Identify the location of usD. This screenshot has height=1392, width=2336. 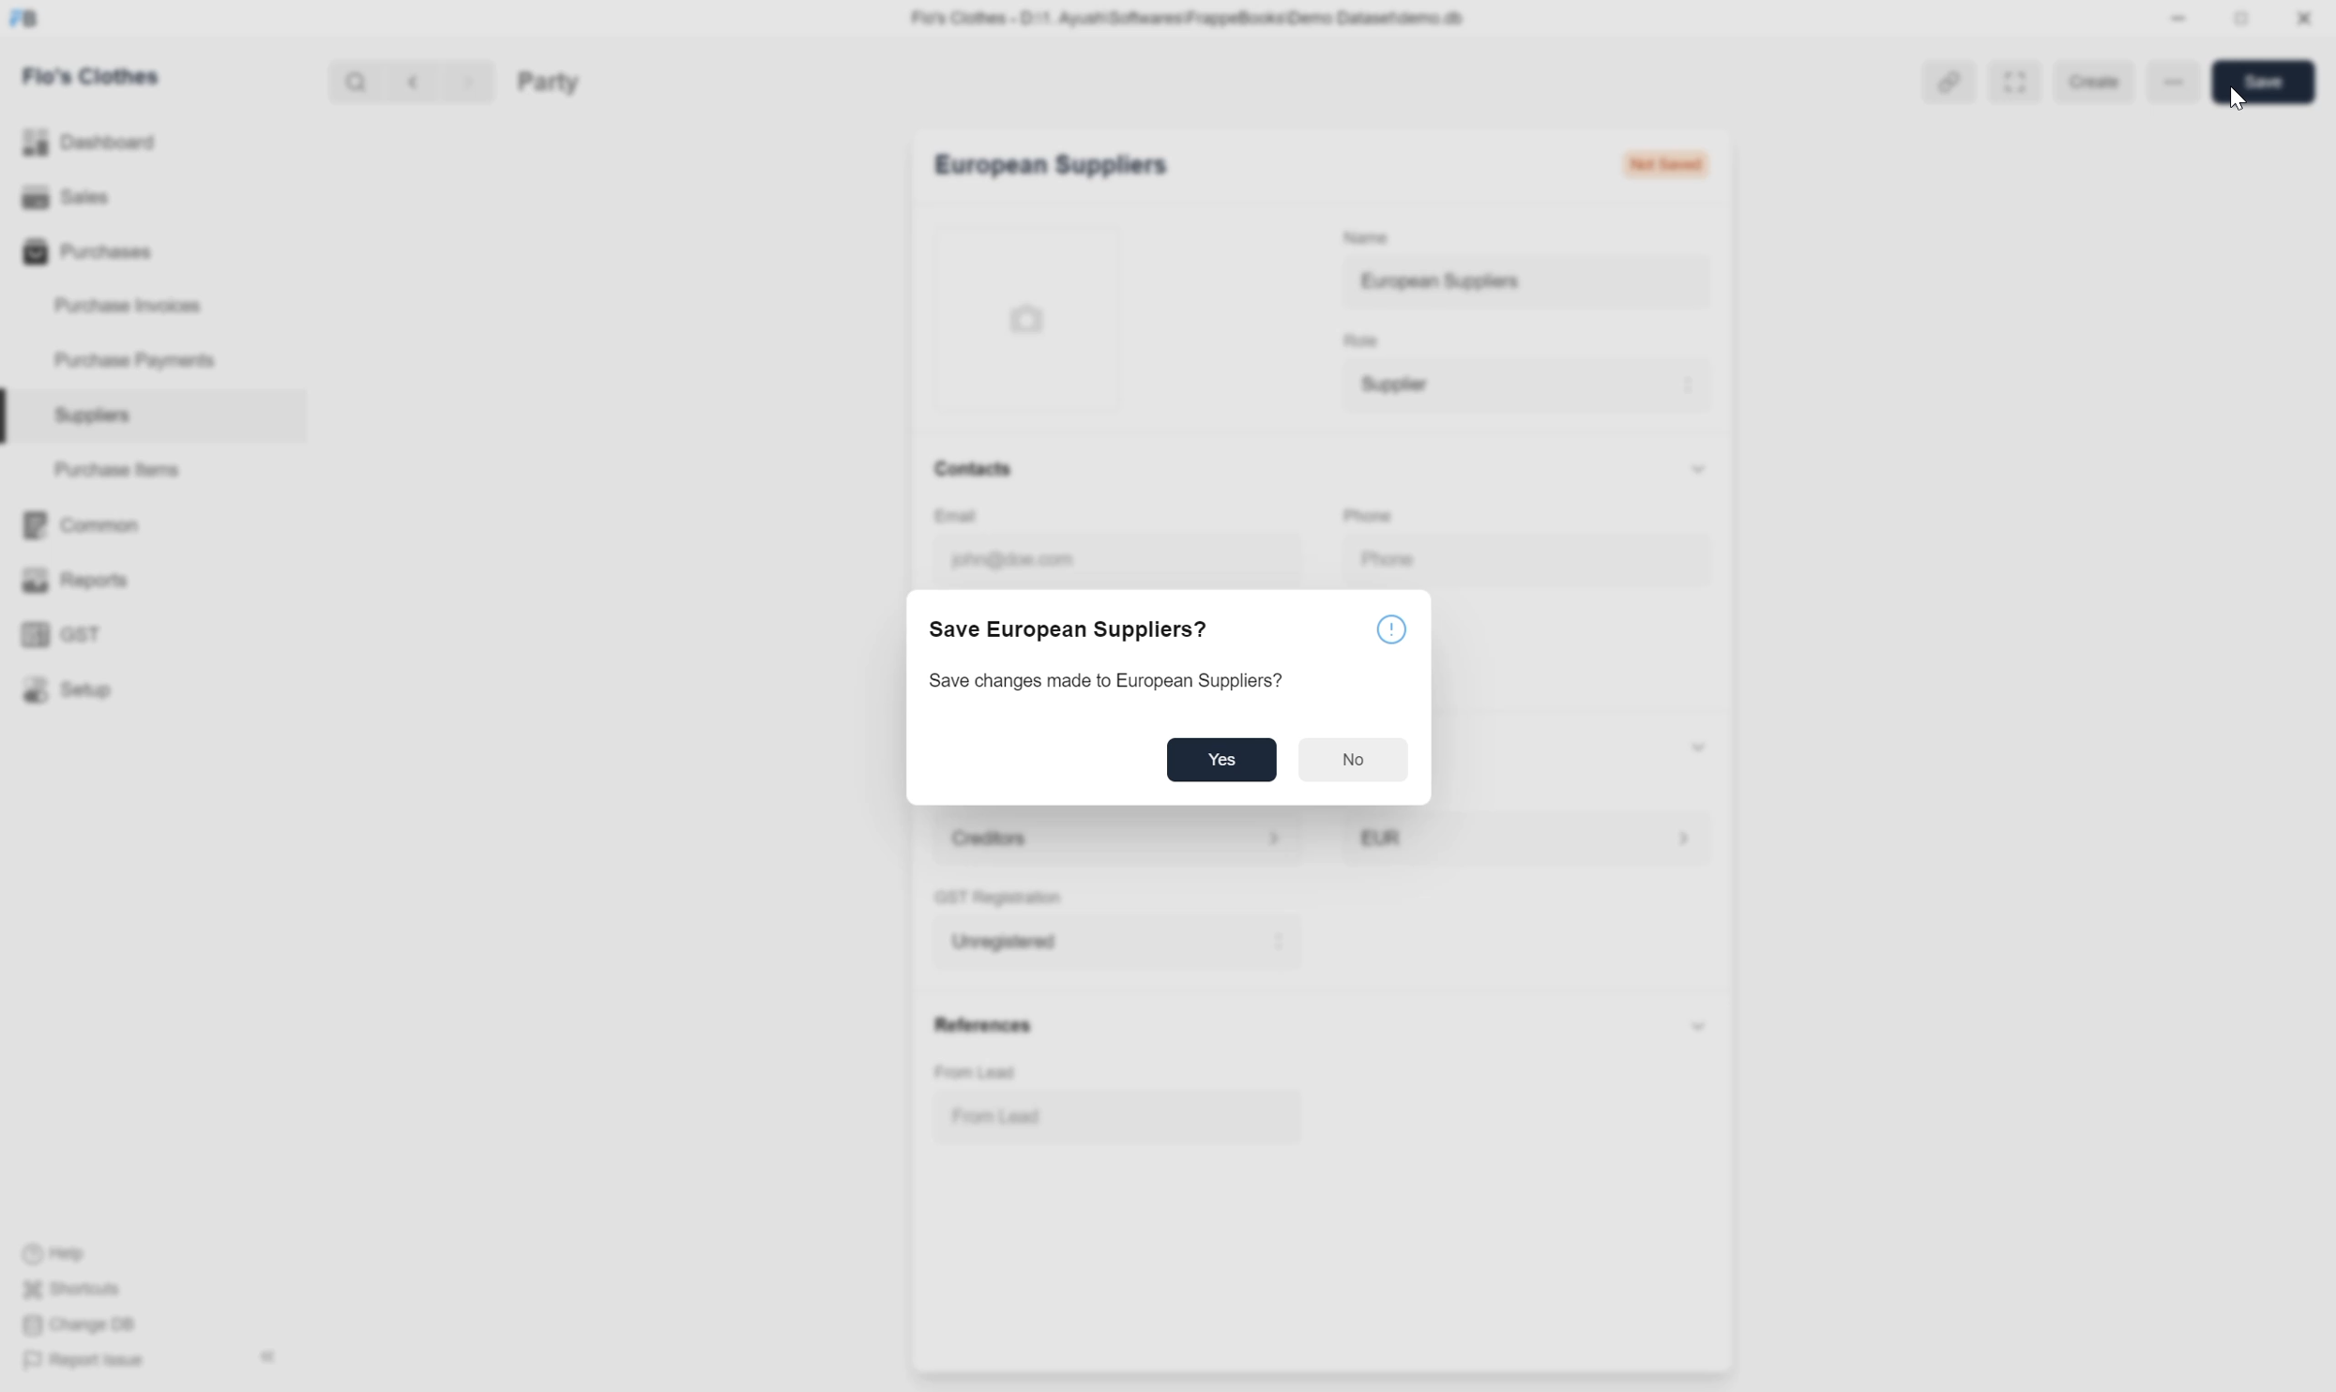
(1382, 834).